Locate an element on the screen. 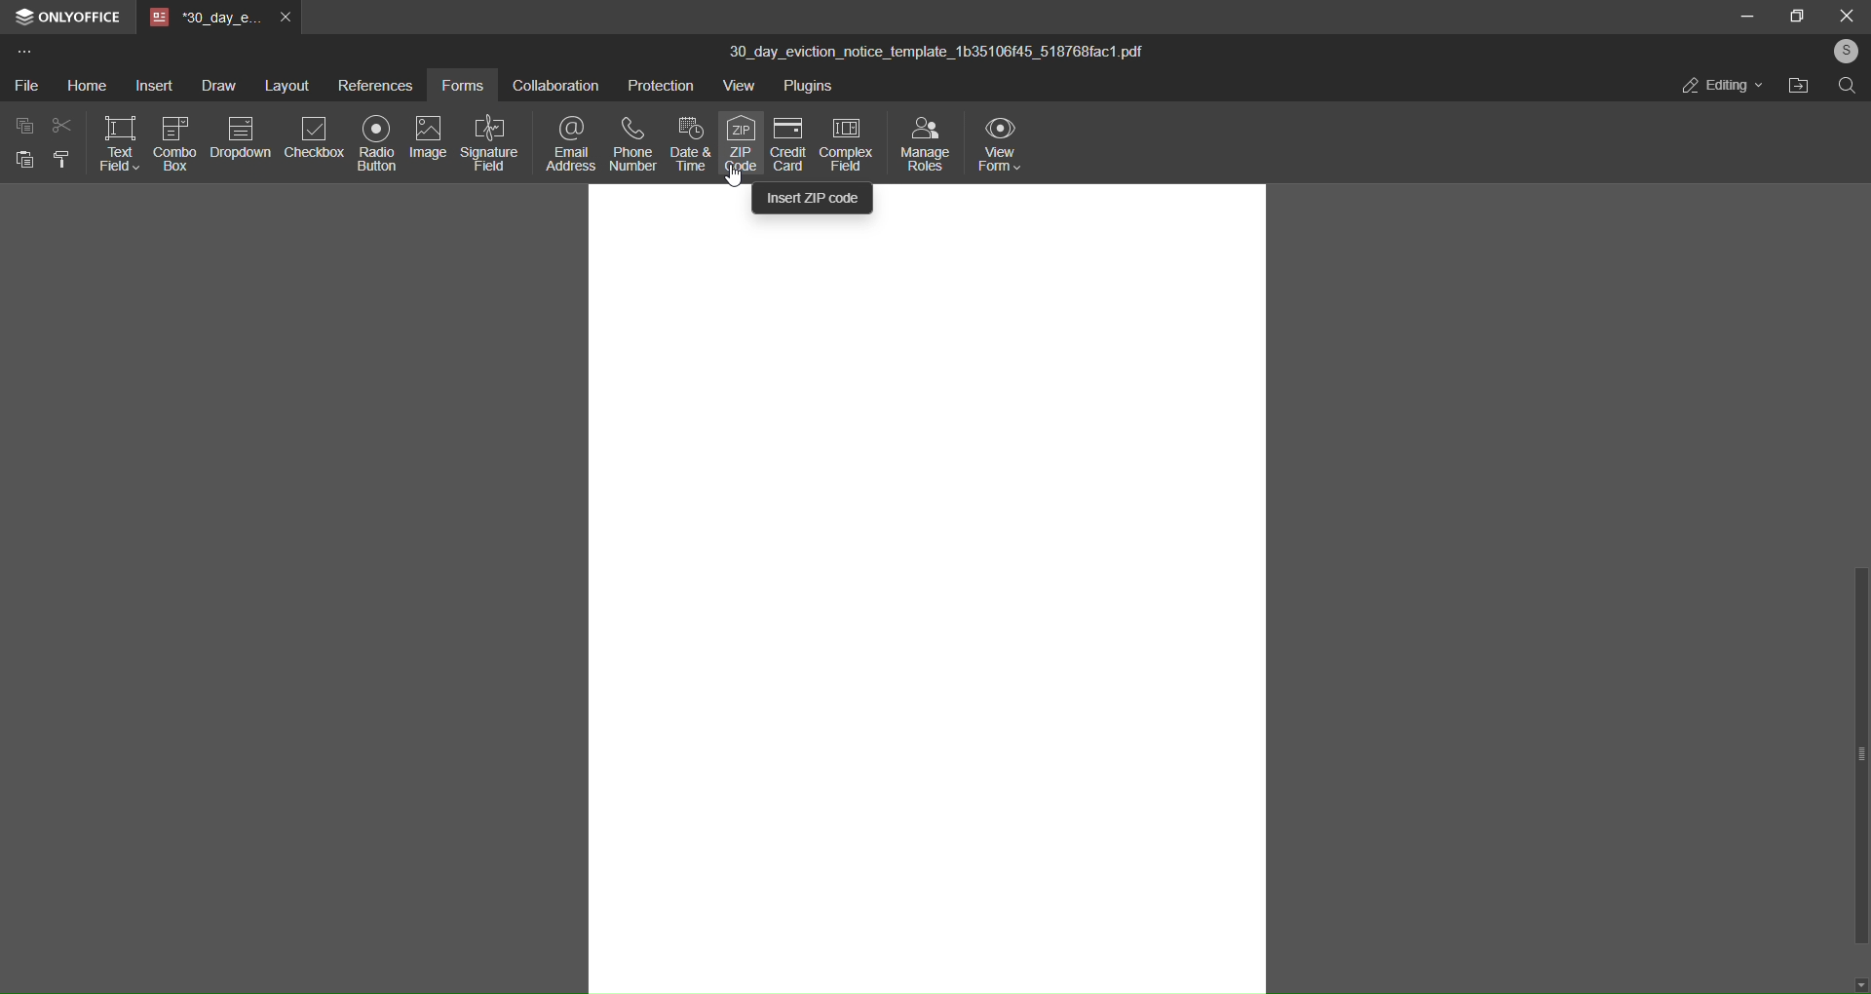 This screenshot has width=1871, height=994. open file location is located at coordinates (1793, 87).